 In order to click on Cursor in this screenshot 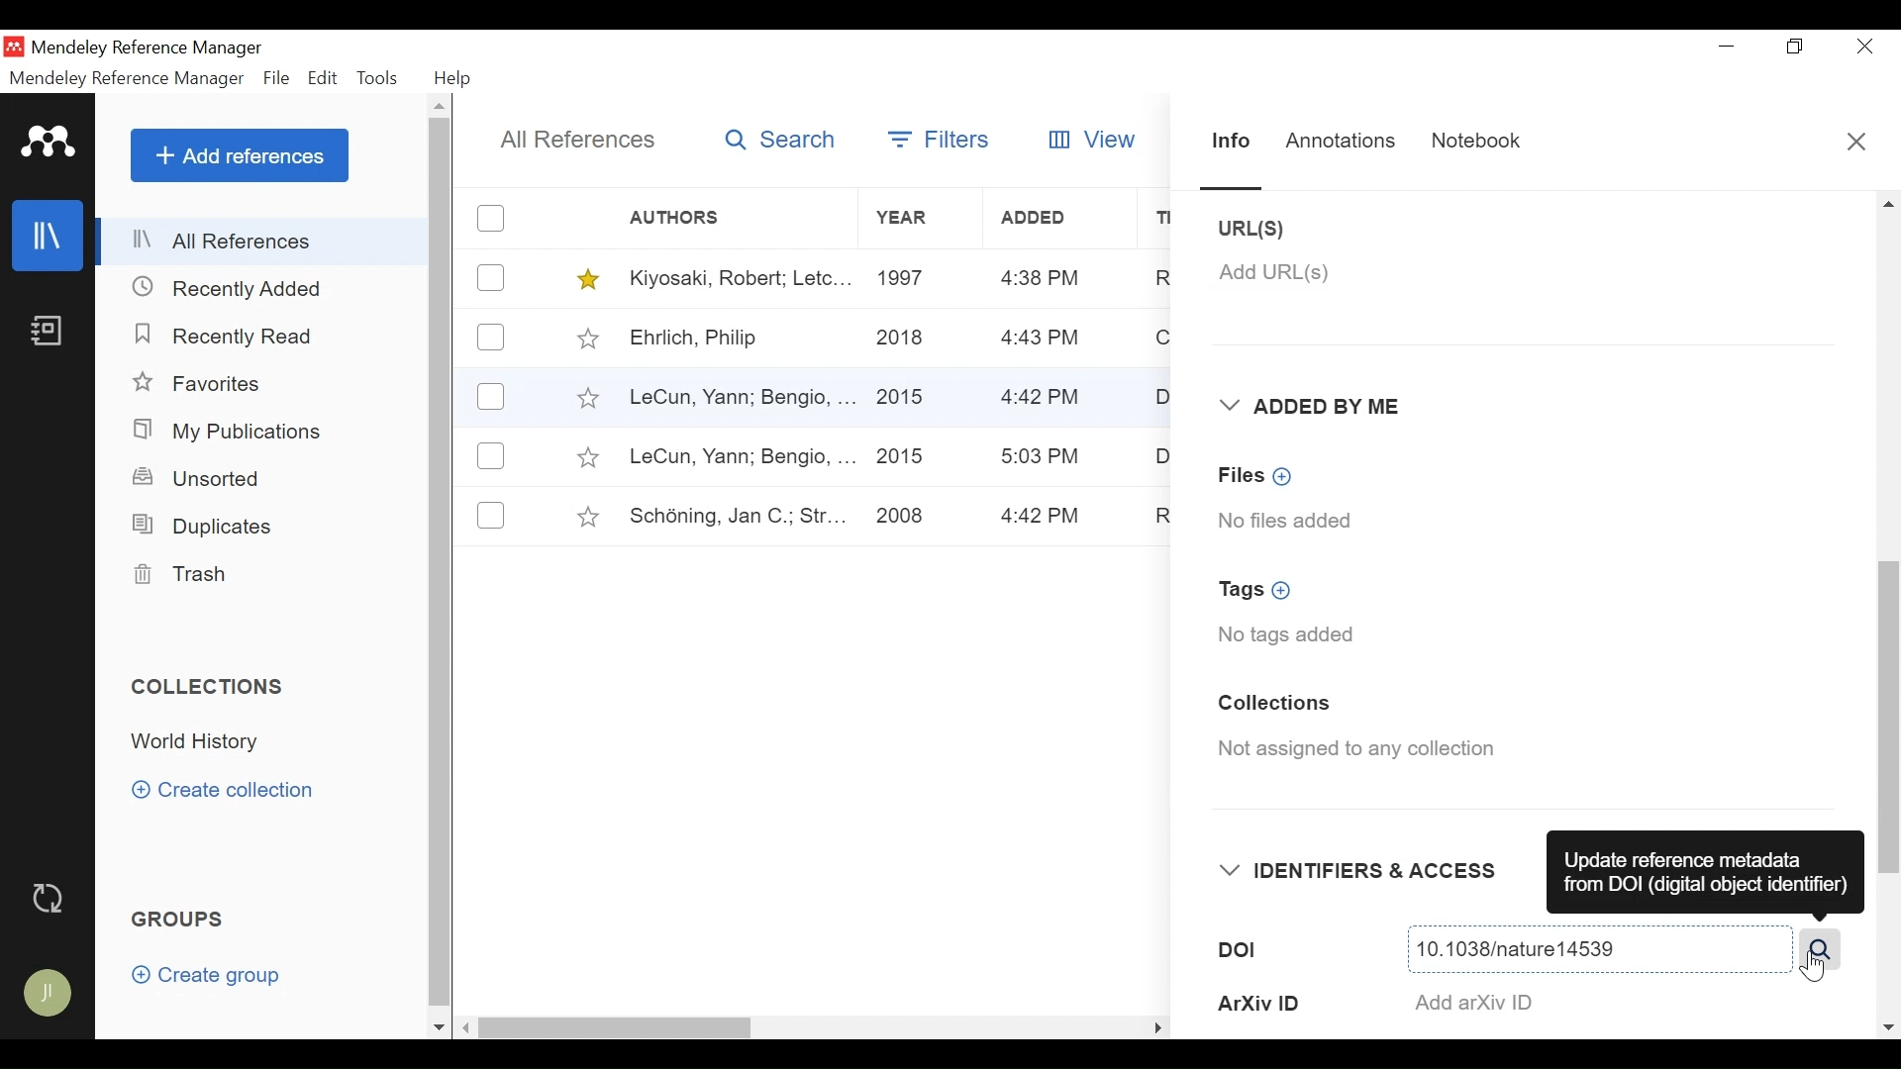, I will do `click(1811, 967)`.